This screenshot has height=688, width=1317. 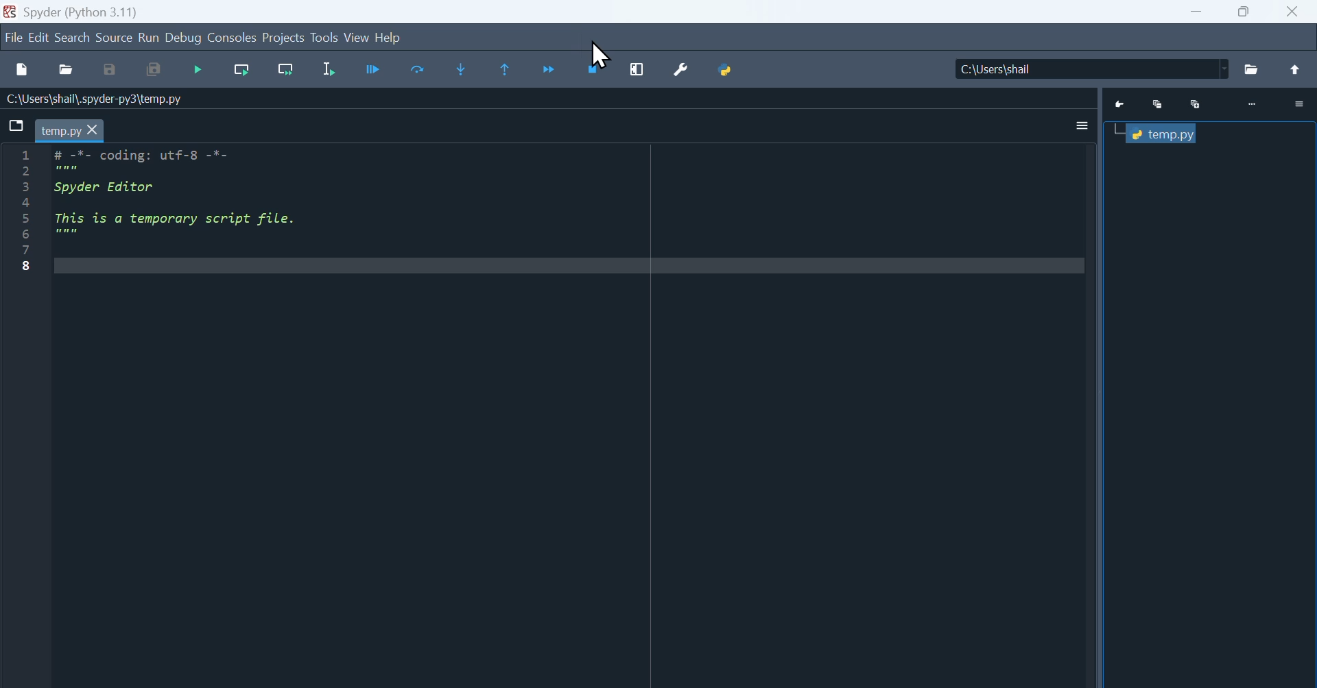 I want to click on run, so click(x=149, y=38).